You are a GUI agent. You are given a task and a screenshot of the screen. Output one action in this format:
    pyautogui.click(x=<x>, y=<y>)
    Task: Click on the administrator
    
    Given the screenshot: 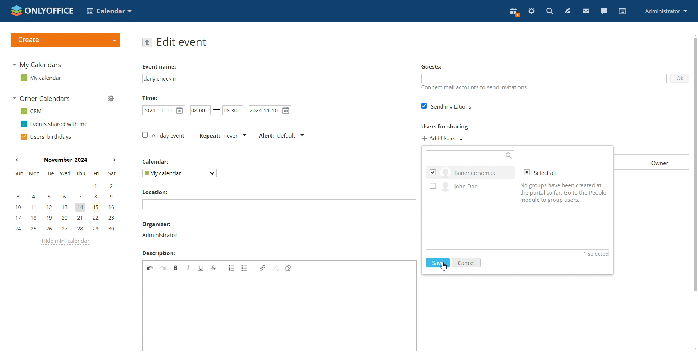 What is the action you would take?
    pyautogui.click(x=159, y=235)
    